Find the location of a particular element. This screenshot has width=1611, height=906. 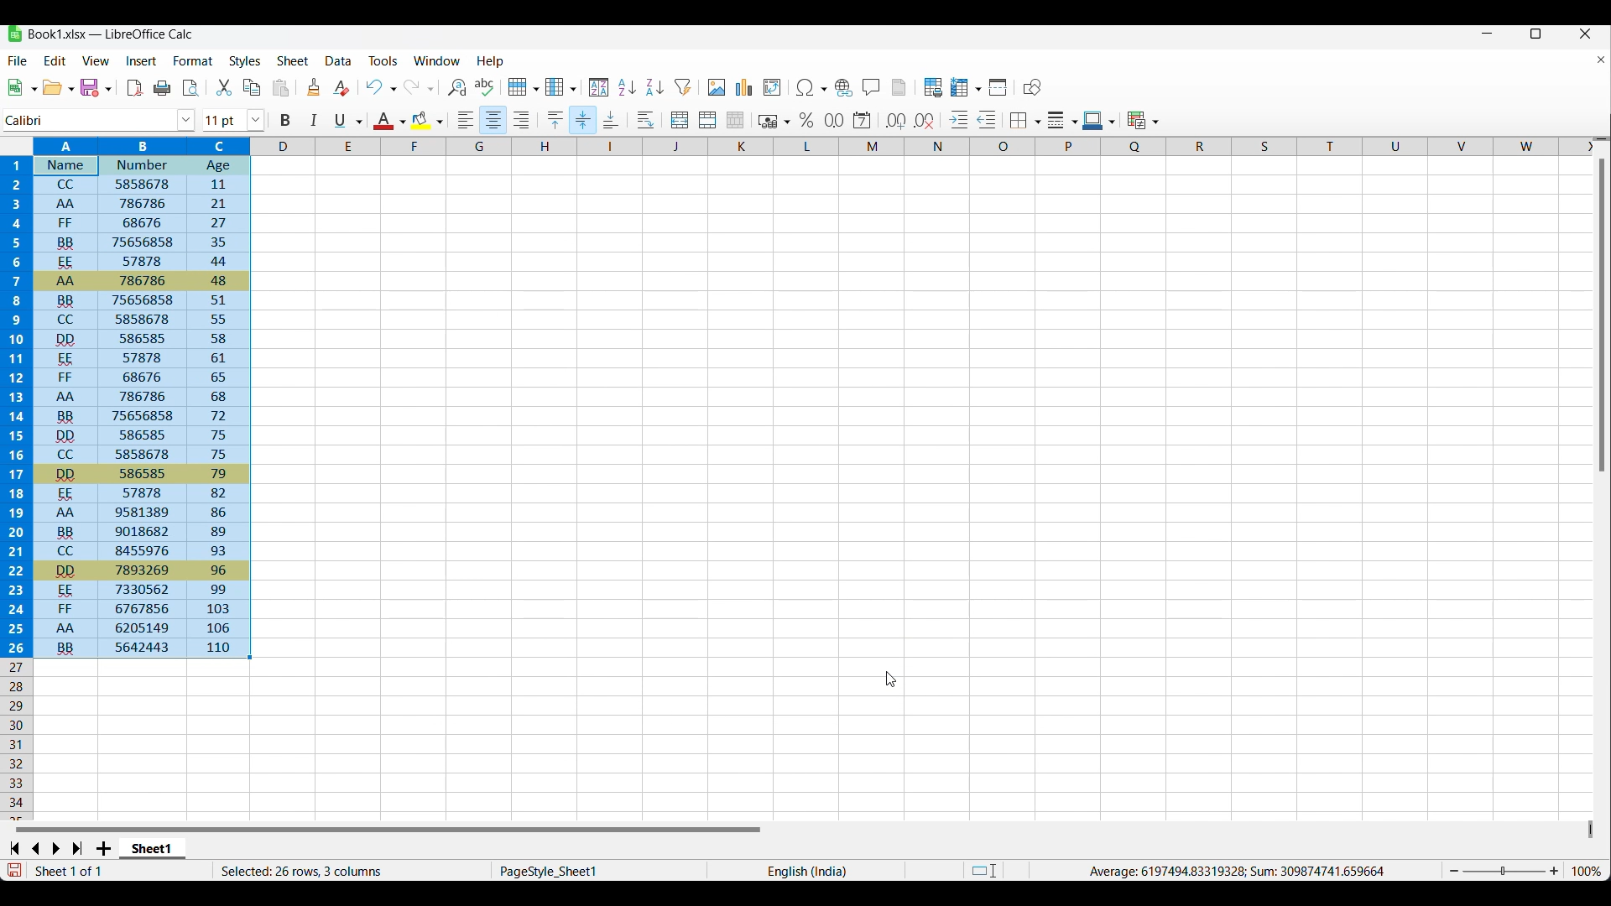

Define print area is located at coordinates (934, 87).